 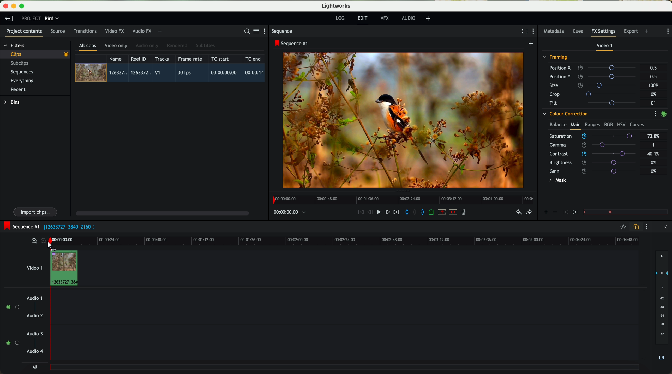 I want to click on undo, so click(x=518, y=212).